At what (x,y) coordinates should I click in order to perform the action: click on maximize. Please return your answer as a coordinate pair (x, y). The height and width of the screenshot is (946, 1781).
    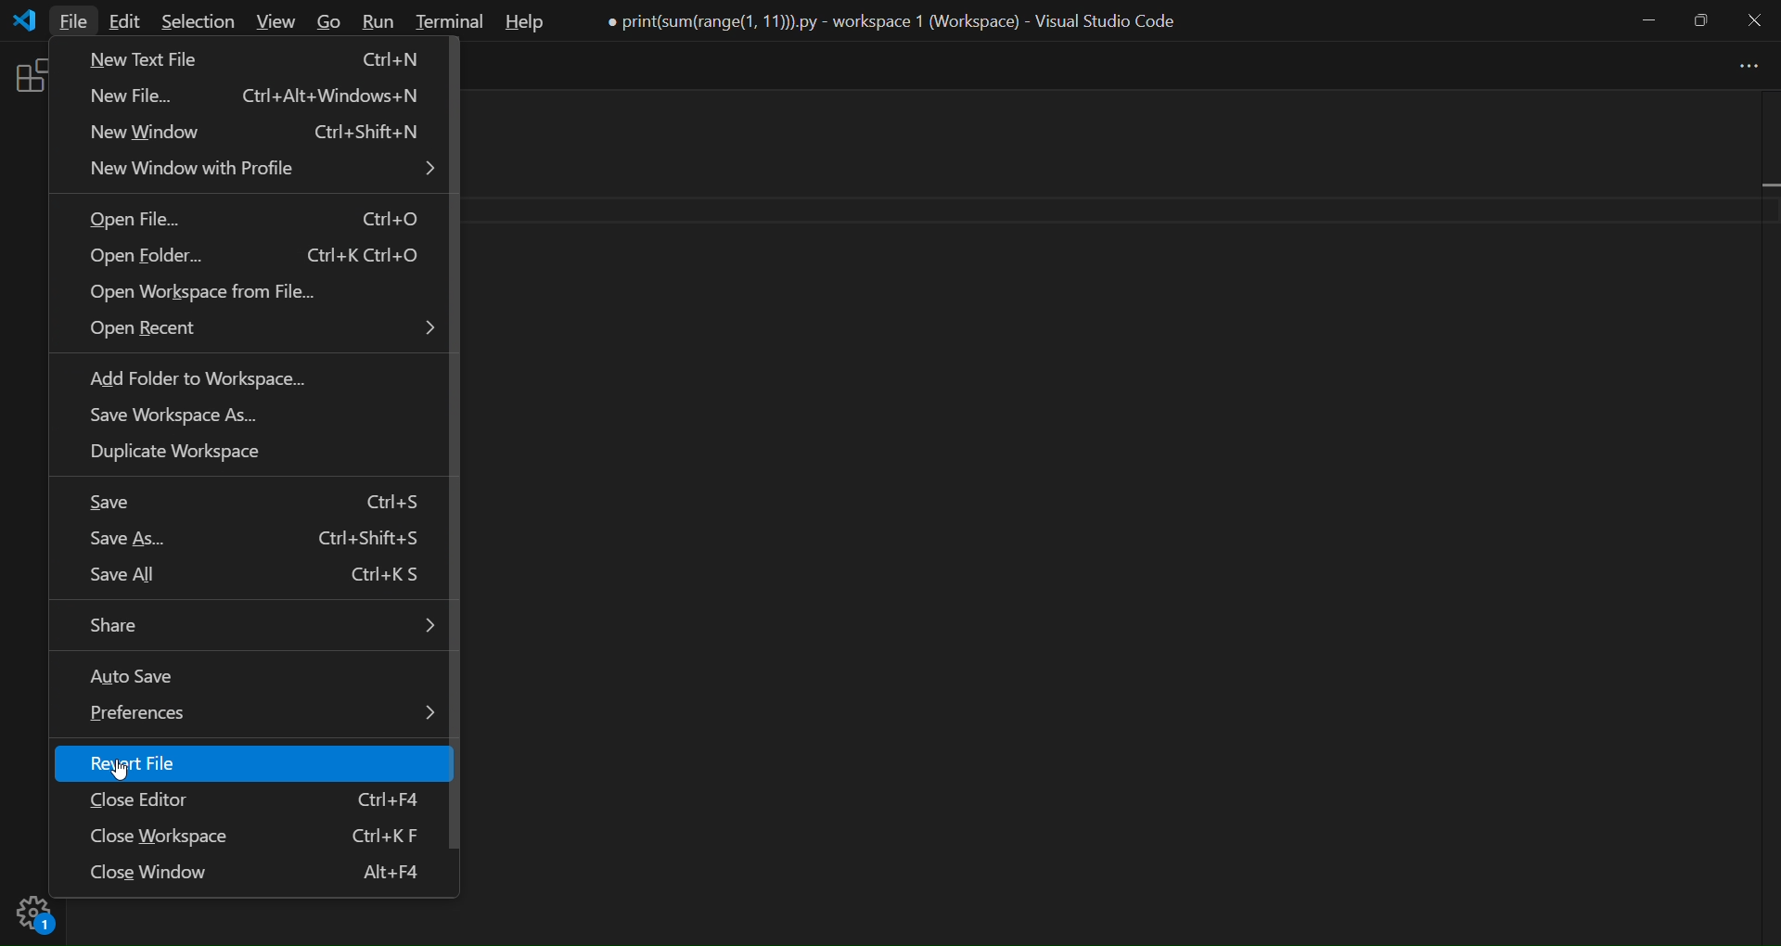
    Looking at the image, I should click on (1701, 19).